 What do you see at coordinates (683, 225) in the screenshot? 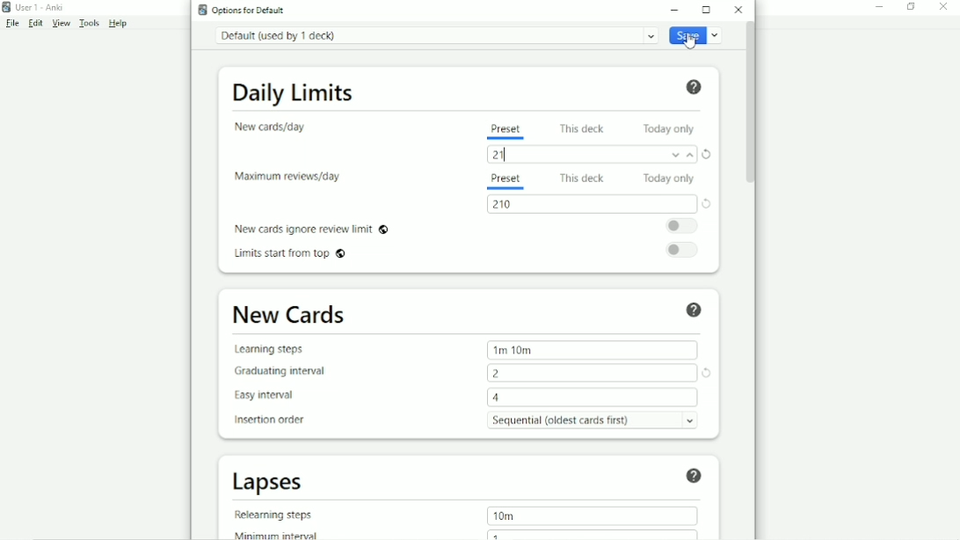
I see `Toggle on/off` at bounding box center [683, 225].